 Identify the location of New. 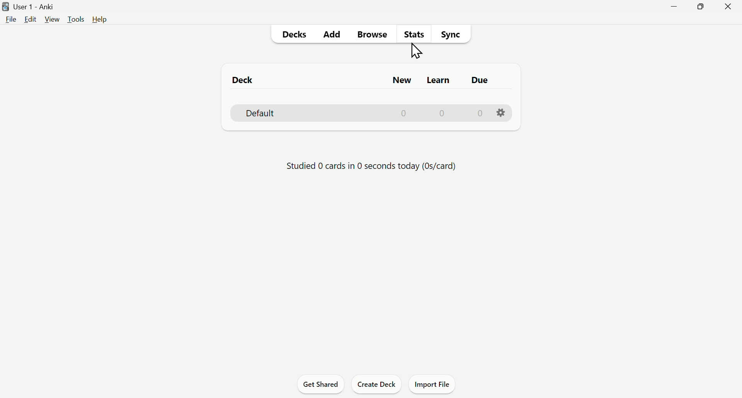
(402, 81).